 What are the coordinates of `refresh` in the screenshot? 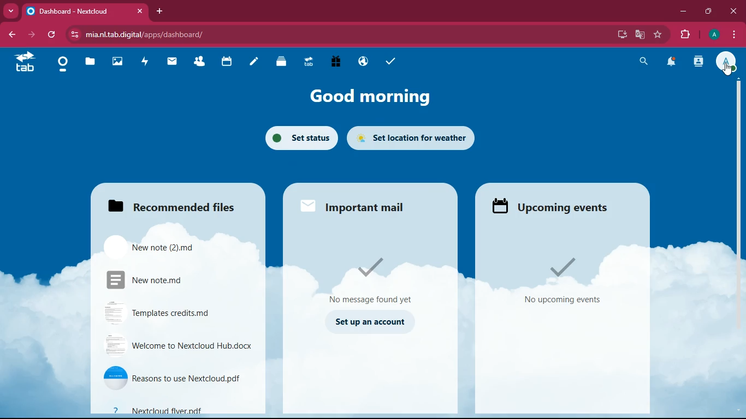 It's located at (55, 35).